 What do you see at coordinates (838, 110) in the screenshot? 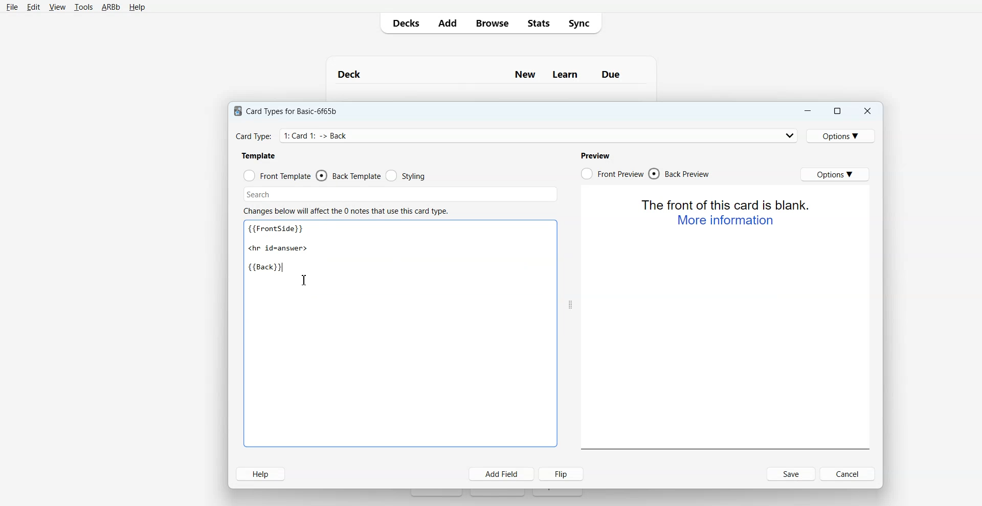
I see `Maximize` at bounding box center [838, 110].